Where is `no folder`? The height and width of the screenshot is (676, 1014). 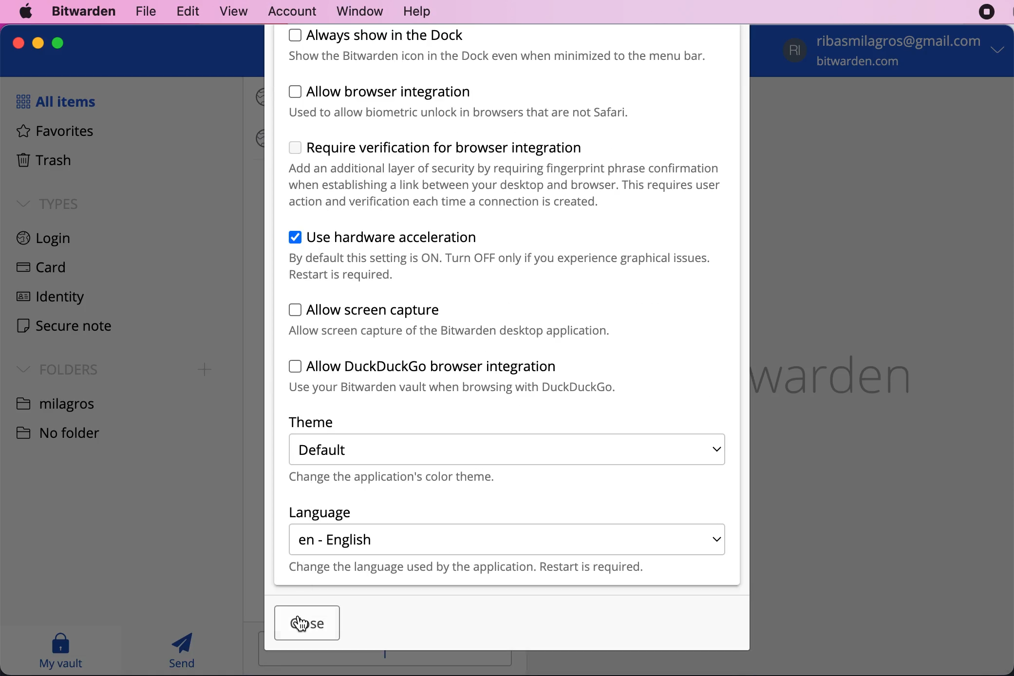
no folder is located at coordinates (66, 432).